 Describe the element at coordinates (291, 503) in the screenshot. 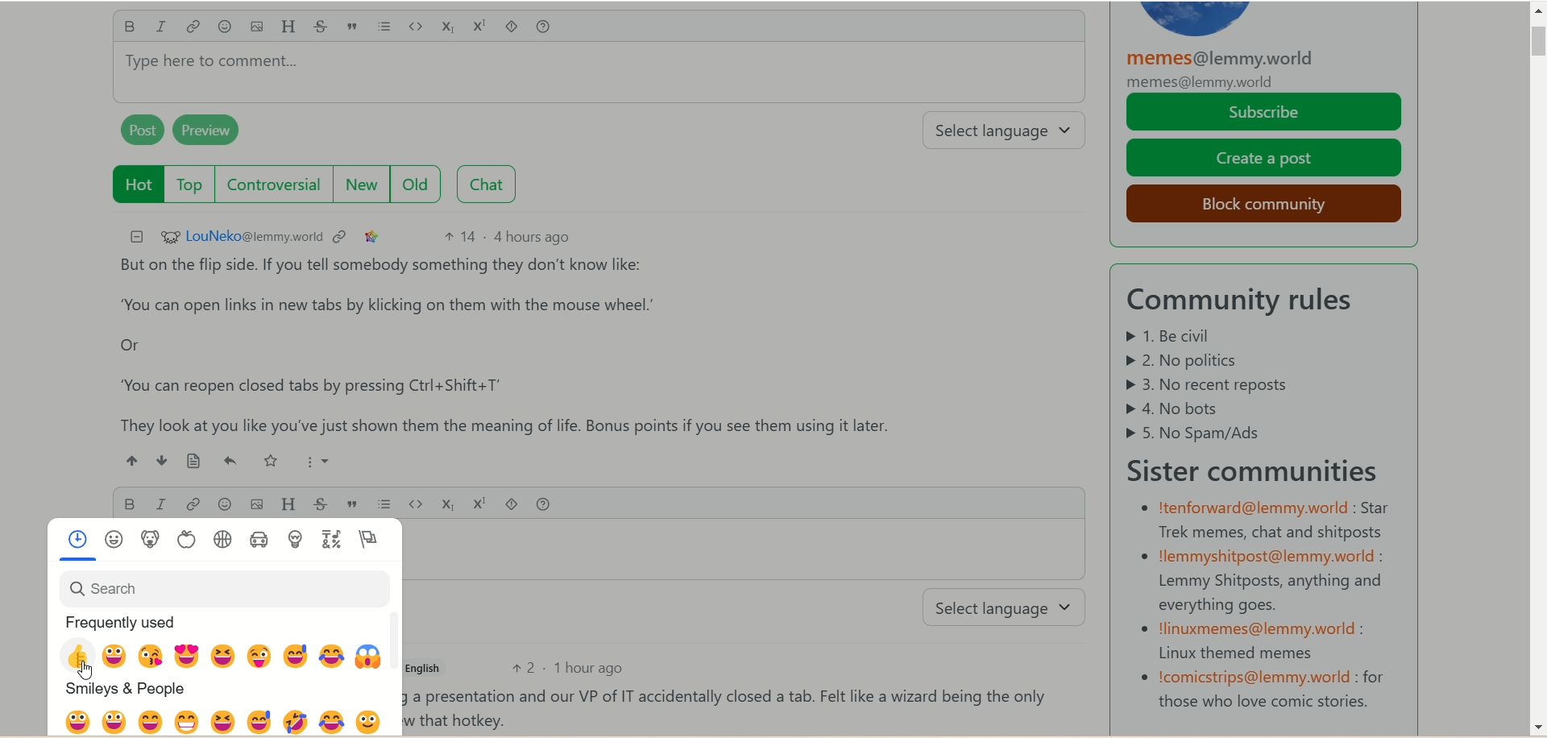

I see `header` at that location.